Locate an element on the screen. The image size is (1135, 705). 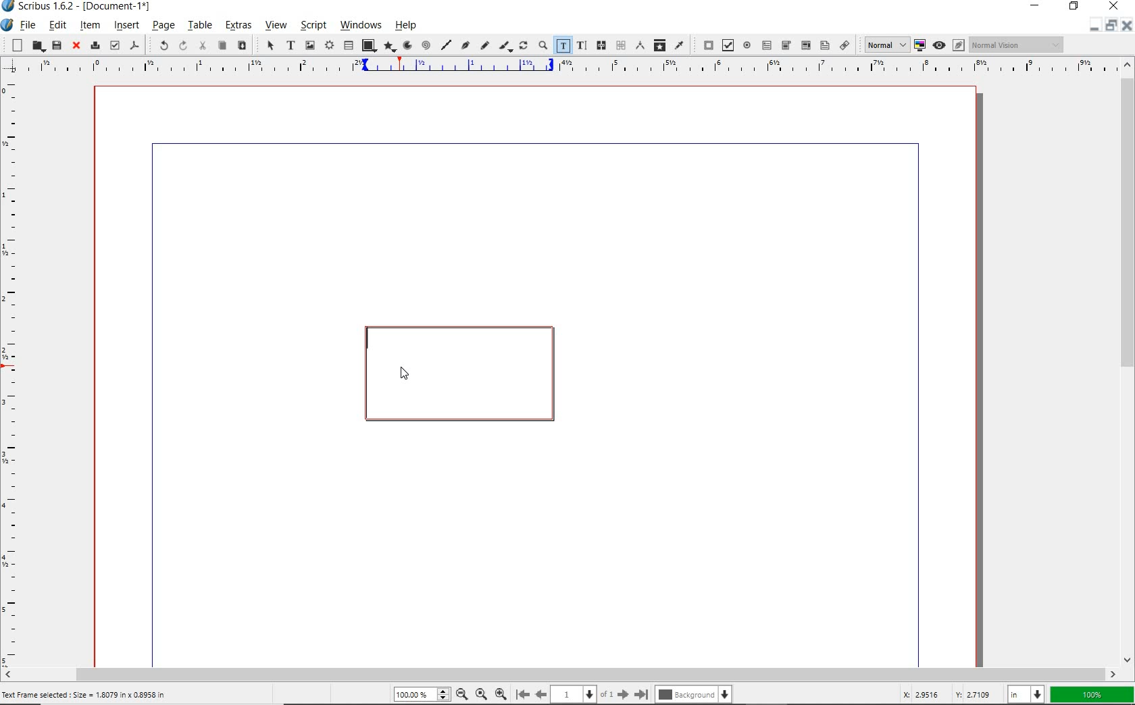
close is located at coordinates (76, 46).